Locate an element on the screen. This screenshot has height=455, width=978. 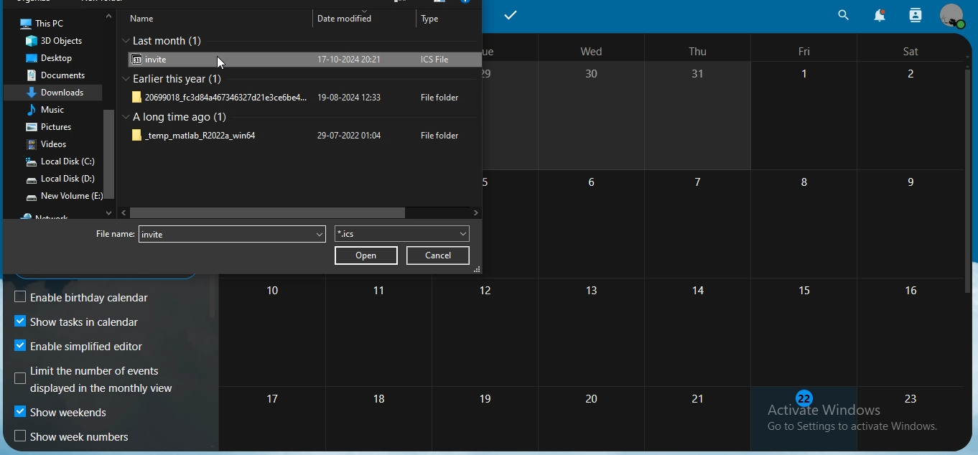
view profile is located at coordinates (951, 16).